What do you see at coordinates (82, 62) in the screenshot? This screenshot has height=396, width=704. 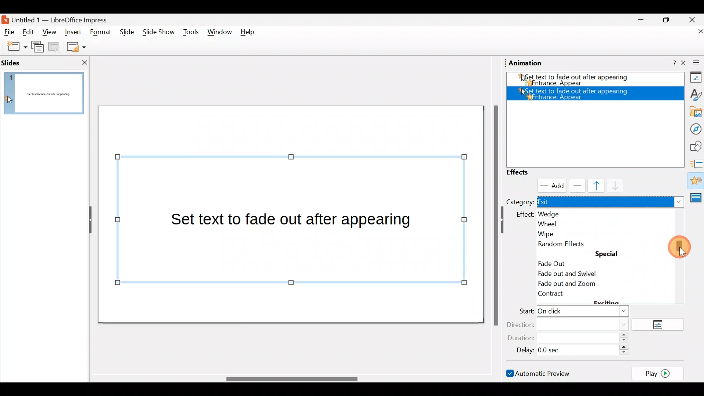 I see `Close slide pane` at bounding box center [82, 62].